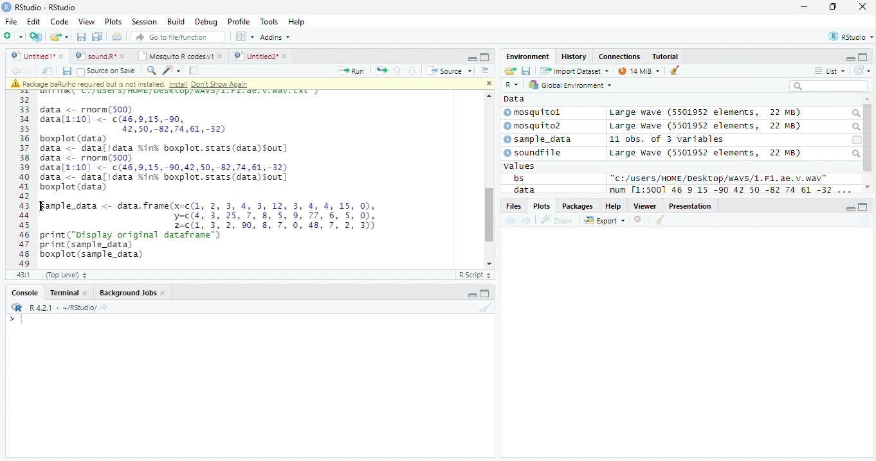 The height and width of the screenshot is (461, 876). What do you see at coordinates (569, 84) in the screenshot?
I see `Global Environment` at bounding box center [569, 84].